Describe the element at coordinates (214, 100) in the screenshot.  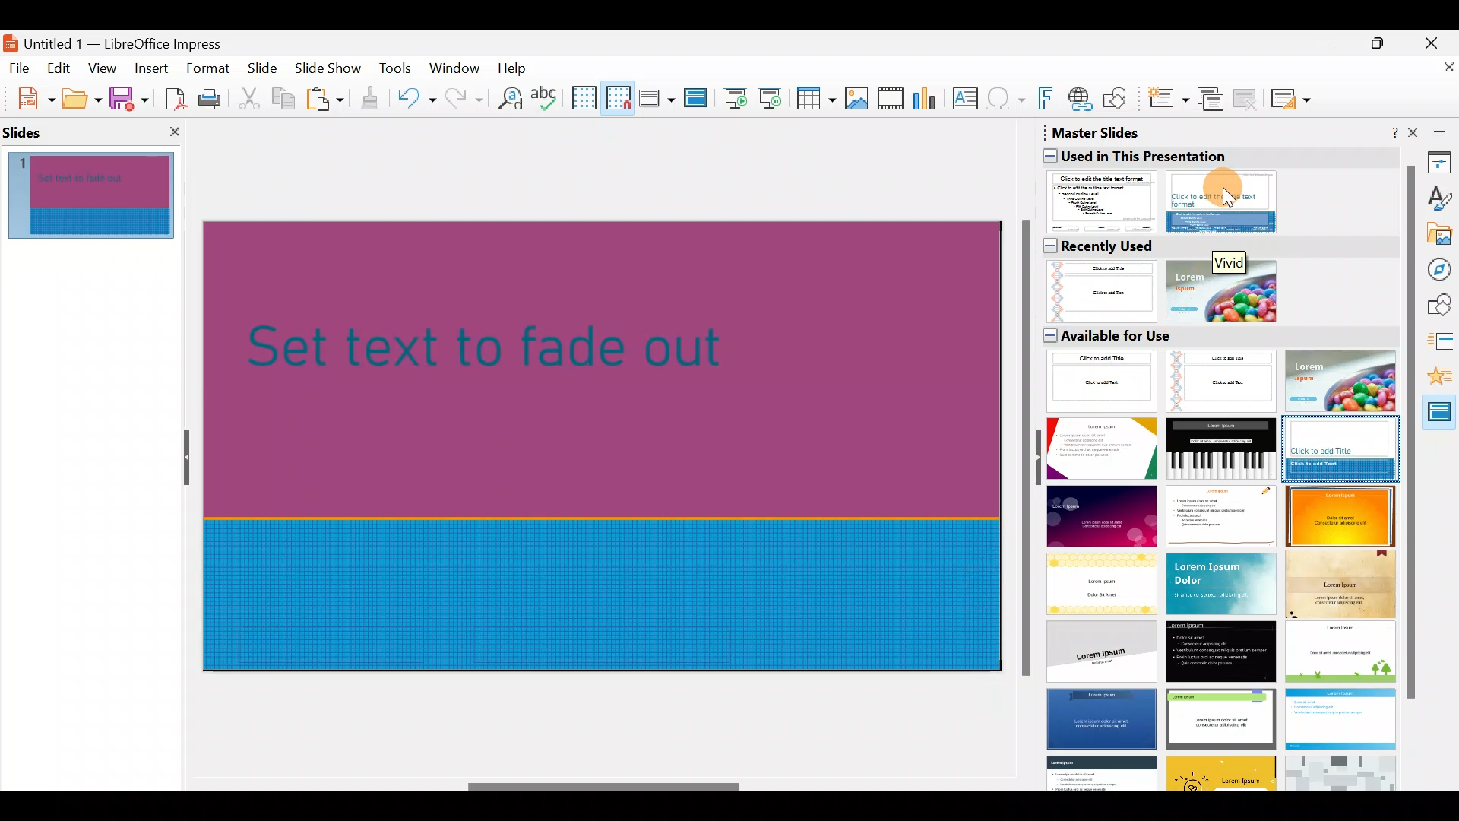
I see `Print` at that location.